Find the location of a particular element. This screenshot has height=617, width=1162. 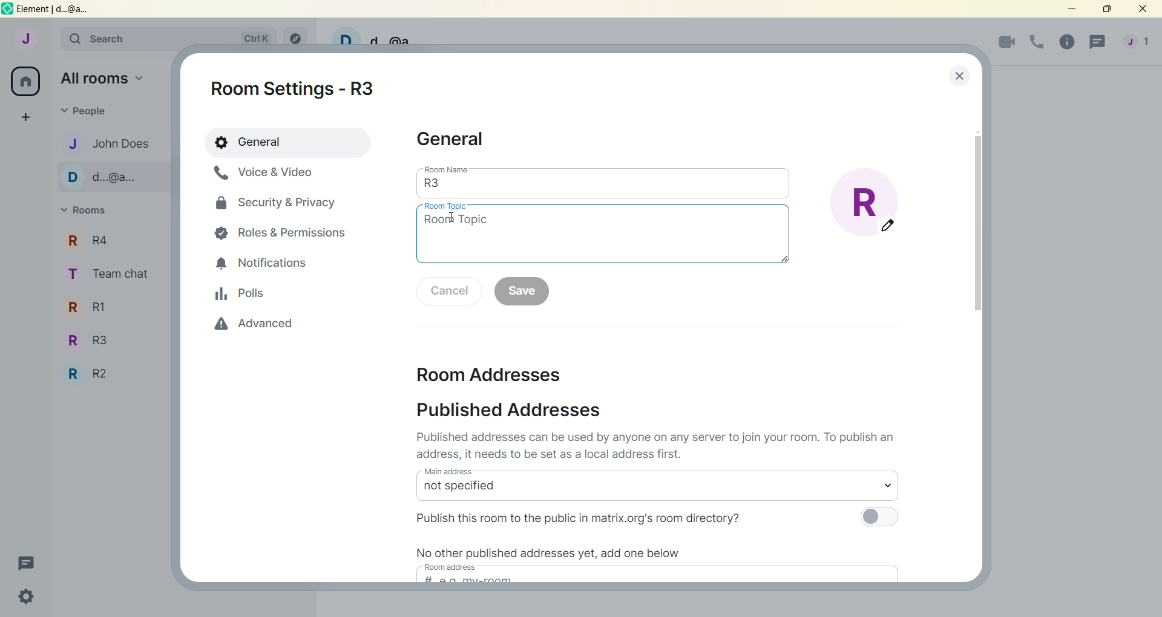

published addresses is located at coordinates (503, 411).